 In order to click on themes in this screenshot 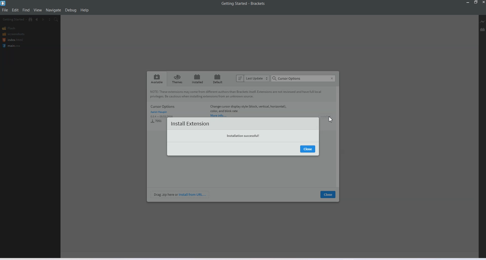, I will do `click(177, 78)`.